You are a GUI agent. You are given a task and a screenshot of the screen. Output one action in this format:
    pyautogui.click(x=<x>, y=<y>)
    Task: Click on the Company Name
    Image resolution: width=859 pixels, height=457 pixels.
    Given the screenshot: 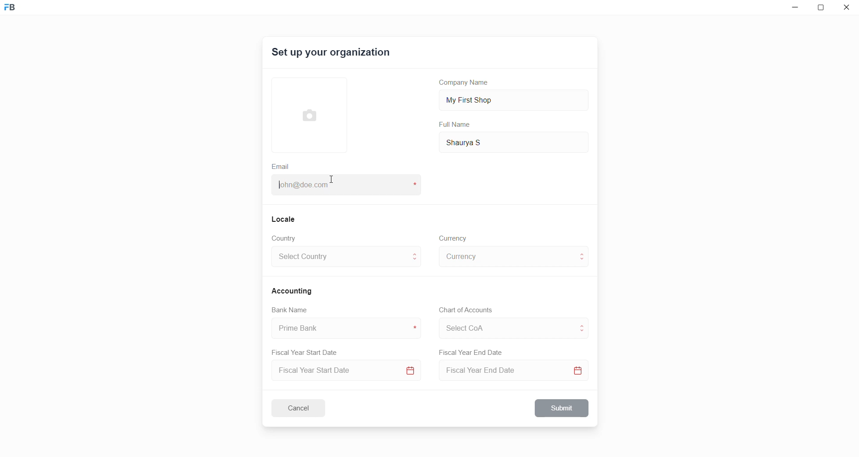 What is the action you would take?
    pyautogui.click(x=467, y=84)
    